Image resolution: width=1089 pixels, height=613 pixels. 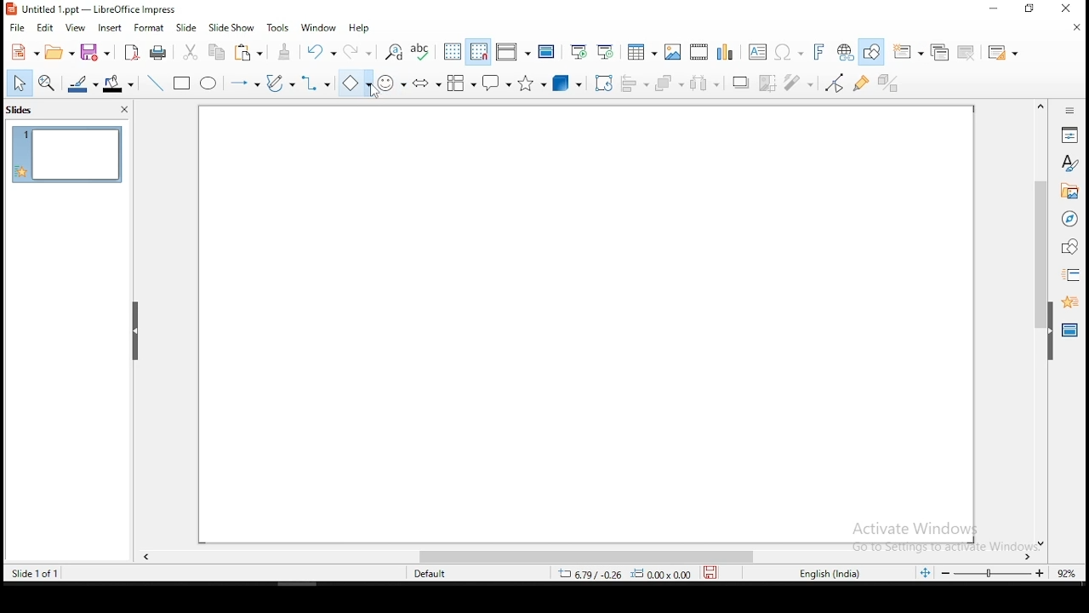 I want to click on hyperlink, so click(x=843, y=51).